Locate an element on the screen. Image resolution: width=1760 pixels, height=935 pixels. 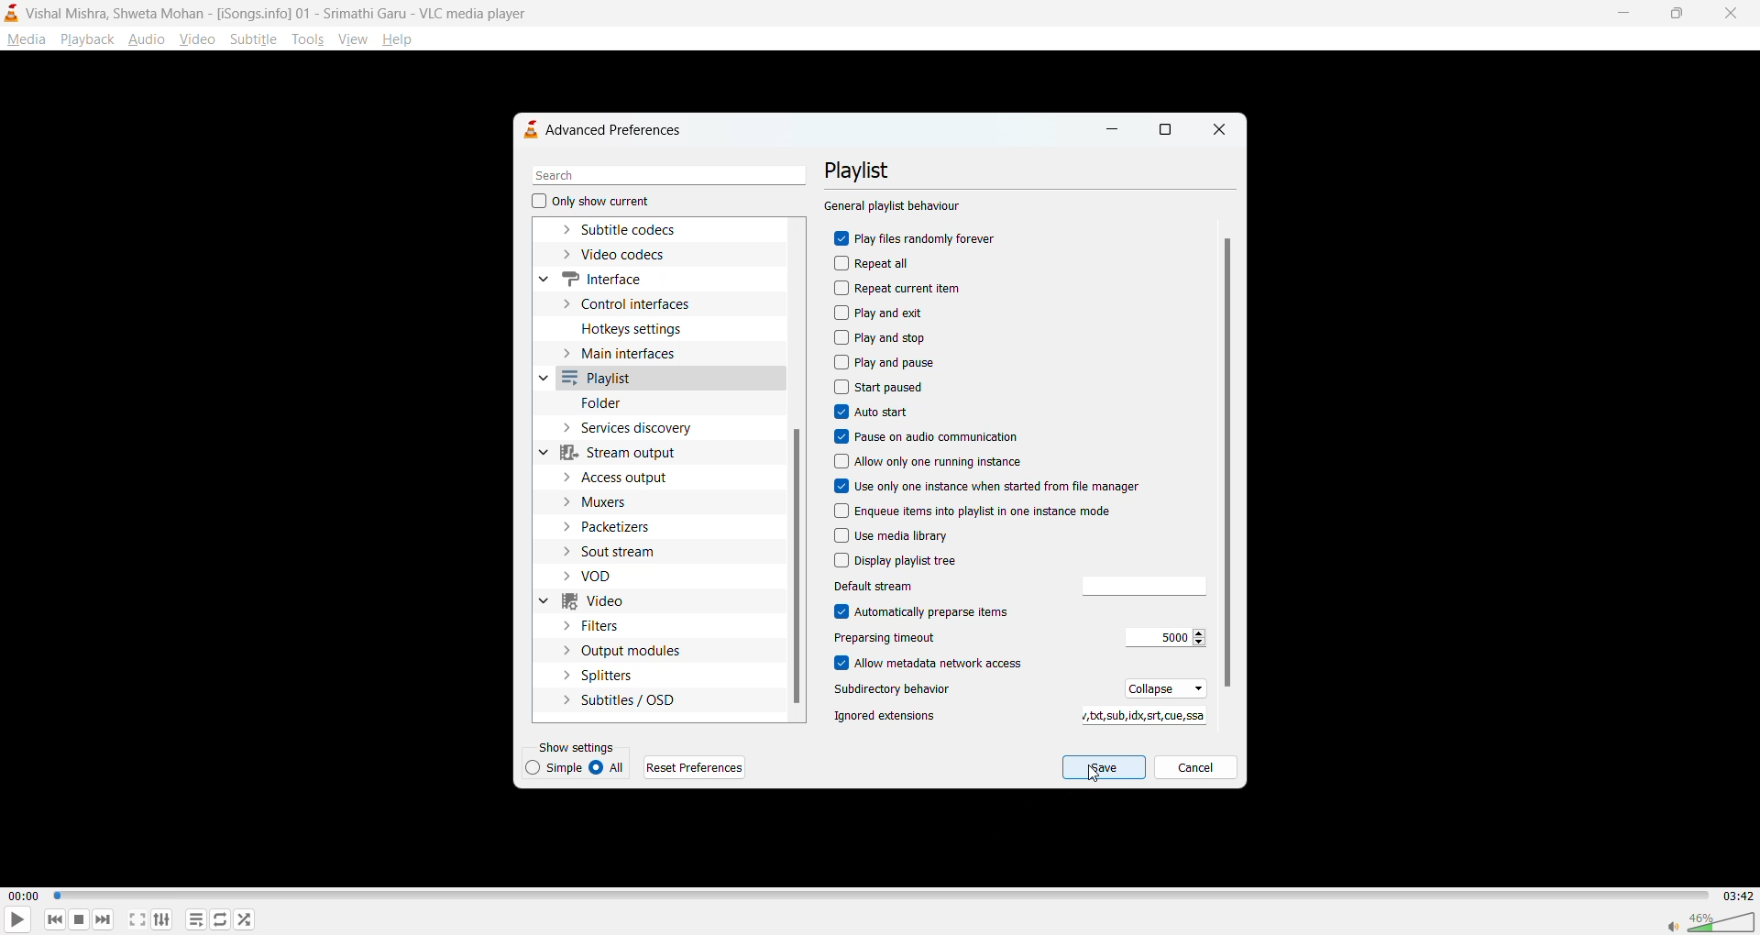
advanced preferences is located at coordinates (611, 129).